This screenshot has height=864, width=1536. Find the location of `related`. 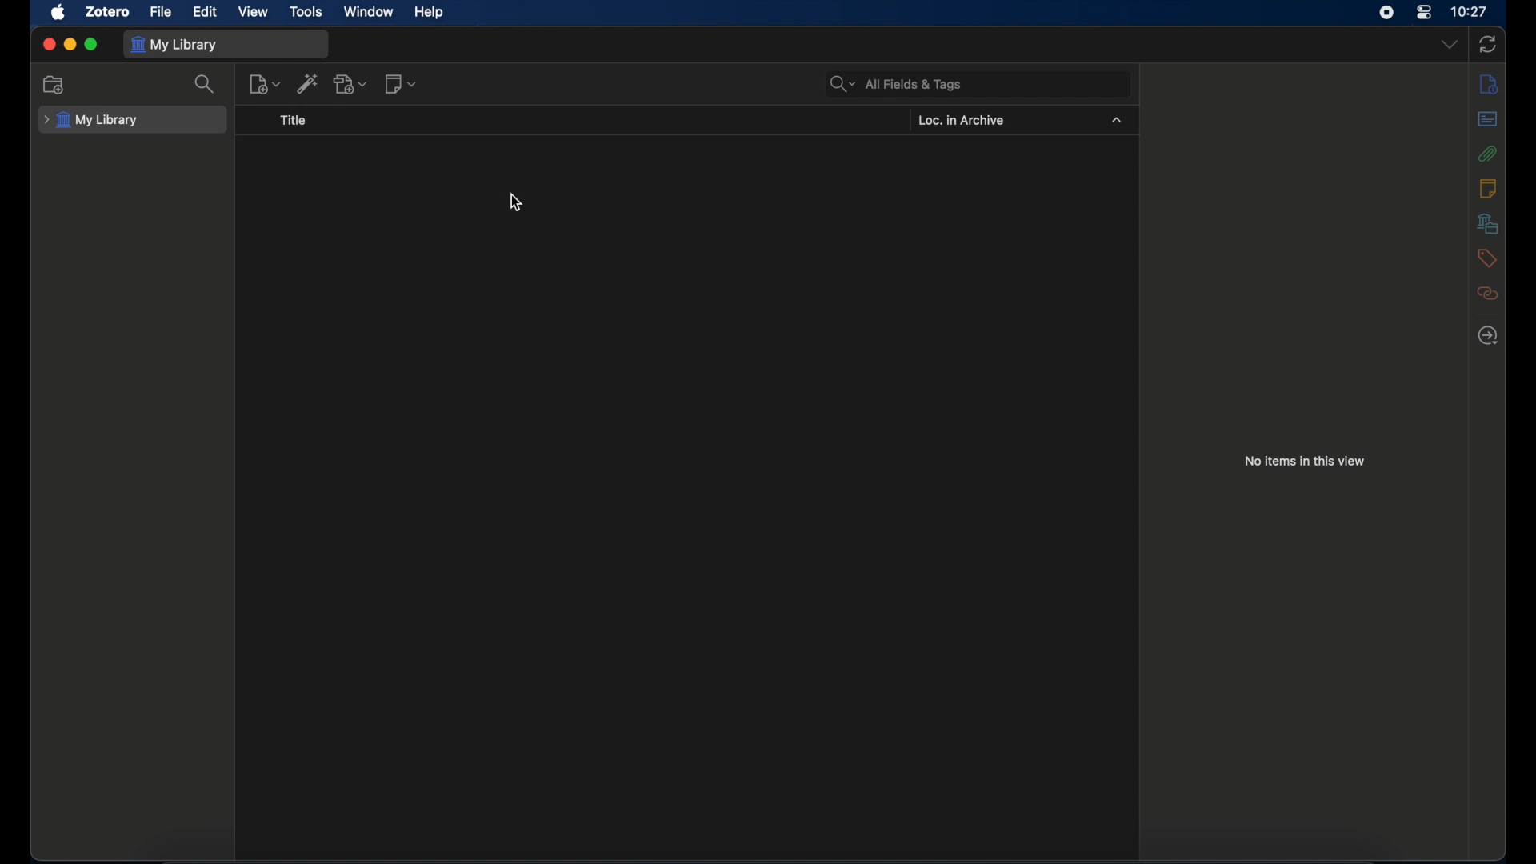

related is located at coordinates (1489, 294).